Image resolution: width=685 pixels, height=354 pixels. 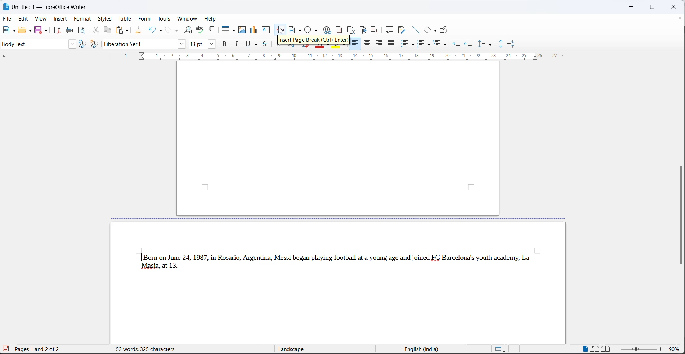 What do you see at coordinates (442, 44) in the screenshot?
I see `select outline format` at bounding box center [442, 44].